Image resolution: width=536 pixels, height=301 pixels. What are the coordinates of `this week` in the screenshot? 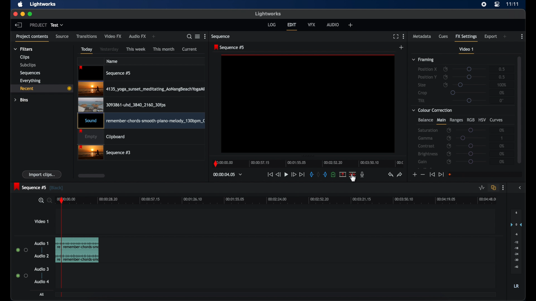 It's located at (136, 49).